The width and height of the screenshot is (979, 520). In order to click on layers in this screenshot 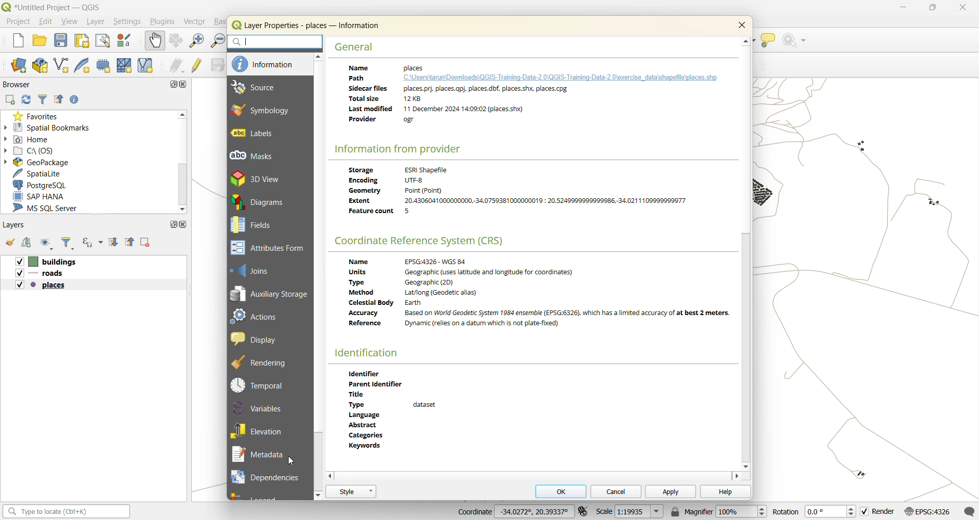, I will do `click(17, 224)`.